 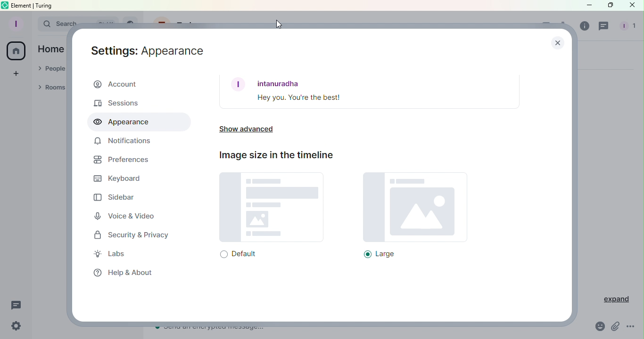 I want to click on Home, so click(x=51, y=48).